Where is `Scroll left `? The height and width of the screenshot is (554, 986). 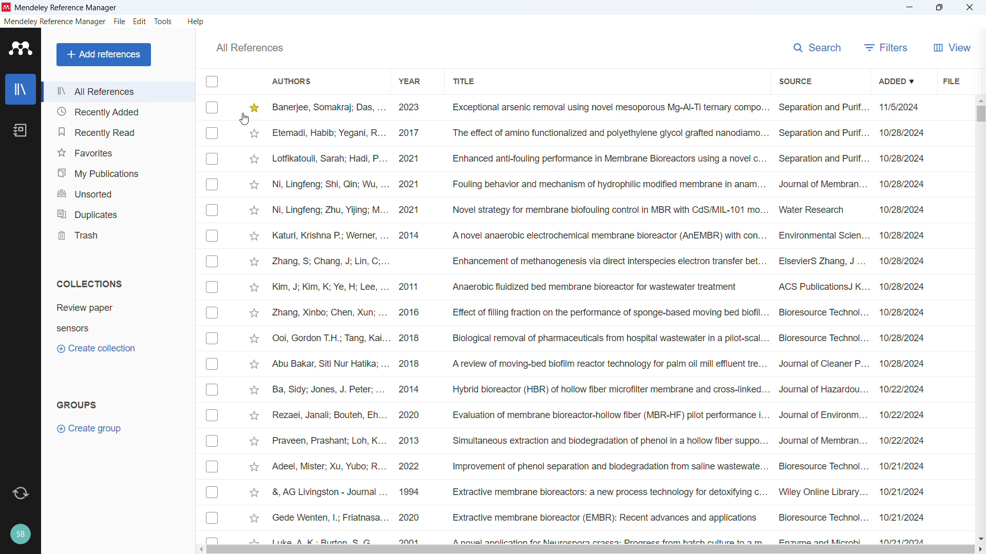
Scroll left  is located at coordinates (199, 550).